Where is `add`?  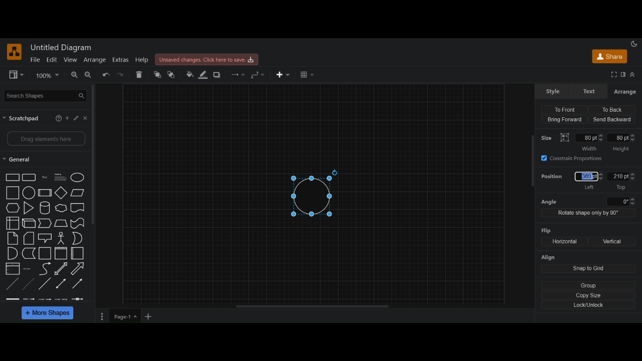 add is located at coordinates (68, 119).